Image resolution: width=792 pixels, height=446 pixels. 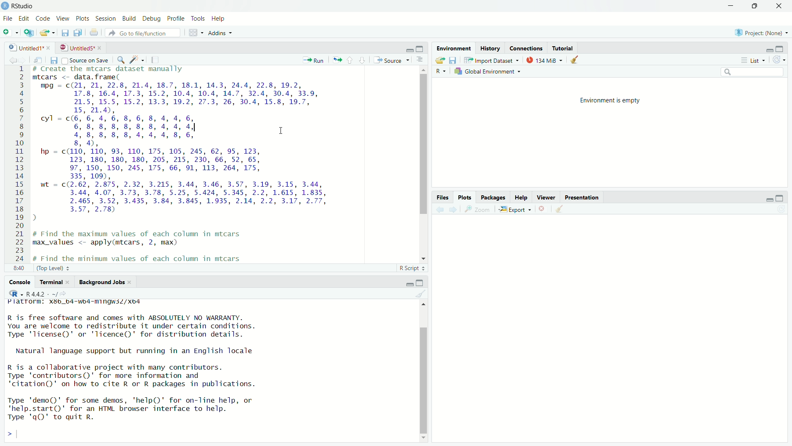 I want to click on add script, so click(x=29, y=33).